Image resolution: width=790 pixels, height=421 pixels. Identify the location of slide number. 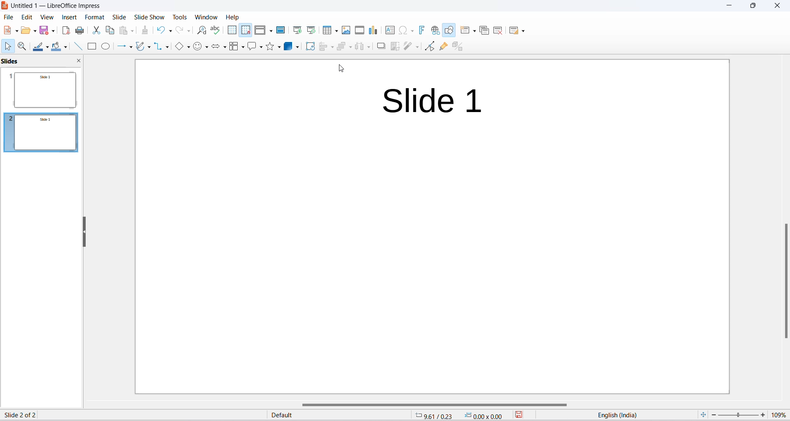
(22, 416).